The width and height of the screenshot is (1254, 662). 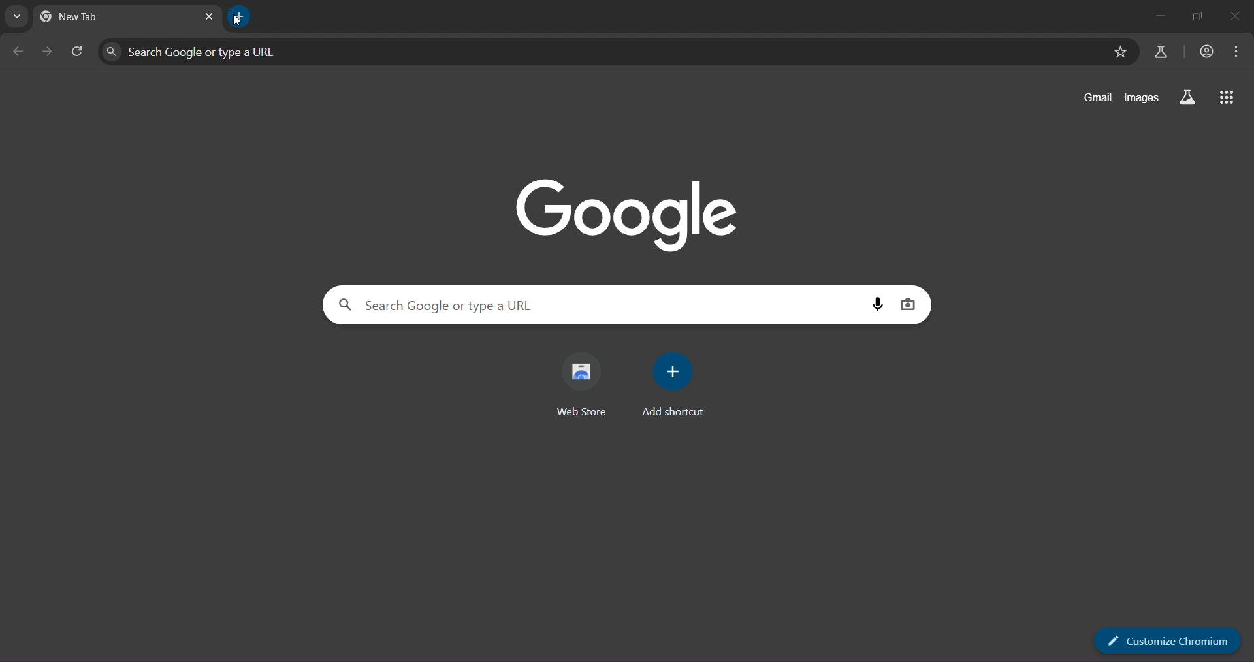 I want to click on customize chromium, so click(x=1170, y=640).